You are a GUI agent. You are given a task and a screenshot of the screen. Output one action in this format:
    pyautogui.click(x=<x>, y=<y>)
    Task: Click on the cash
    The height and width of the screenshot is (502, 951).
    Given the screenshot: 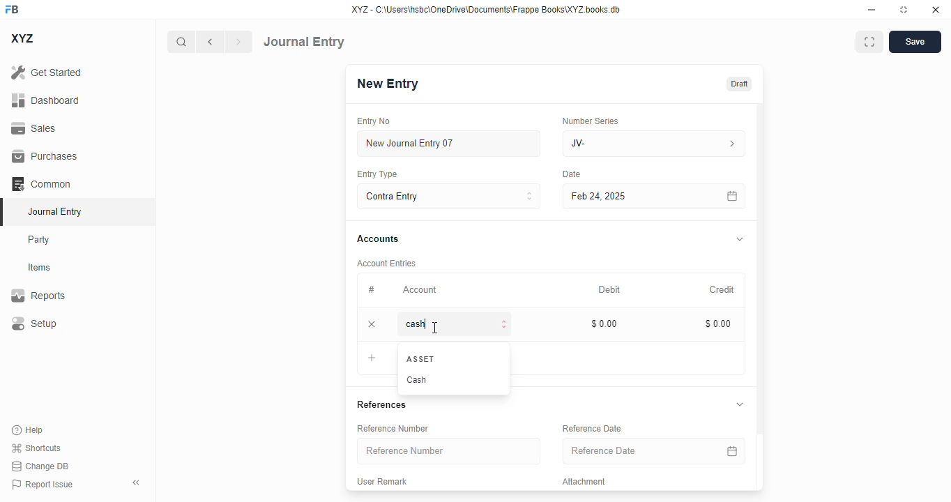 What is the action you would take?
    pyautogui.click(x=418, y=379)
    